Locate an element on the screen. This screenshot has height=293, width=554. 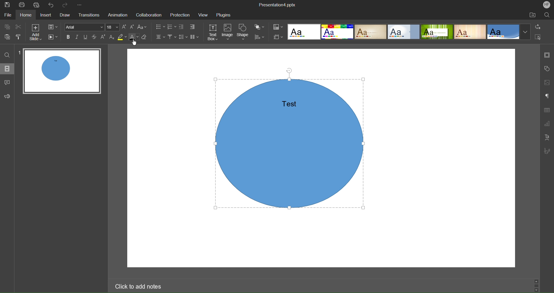
Paragraph Settings is located at coordinates (547, 96).